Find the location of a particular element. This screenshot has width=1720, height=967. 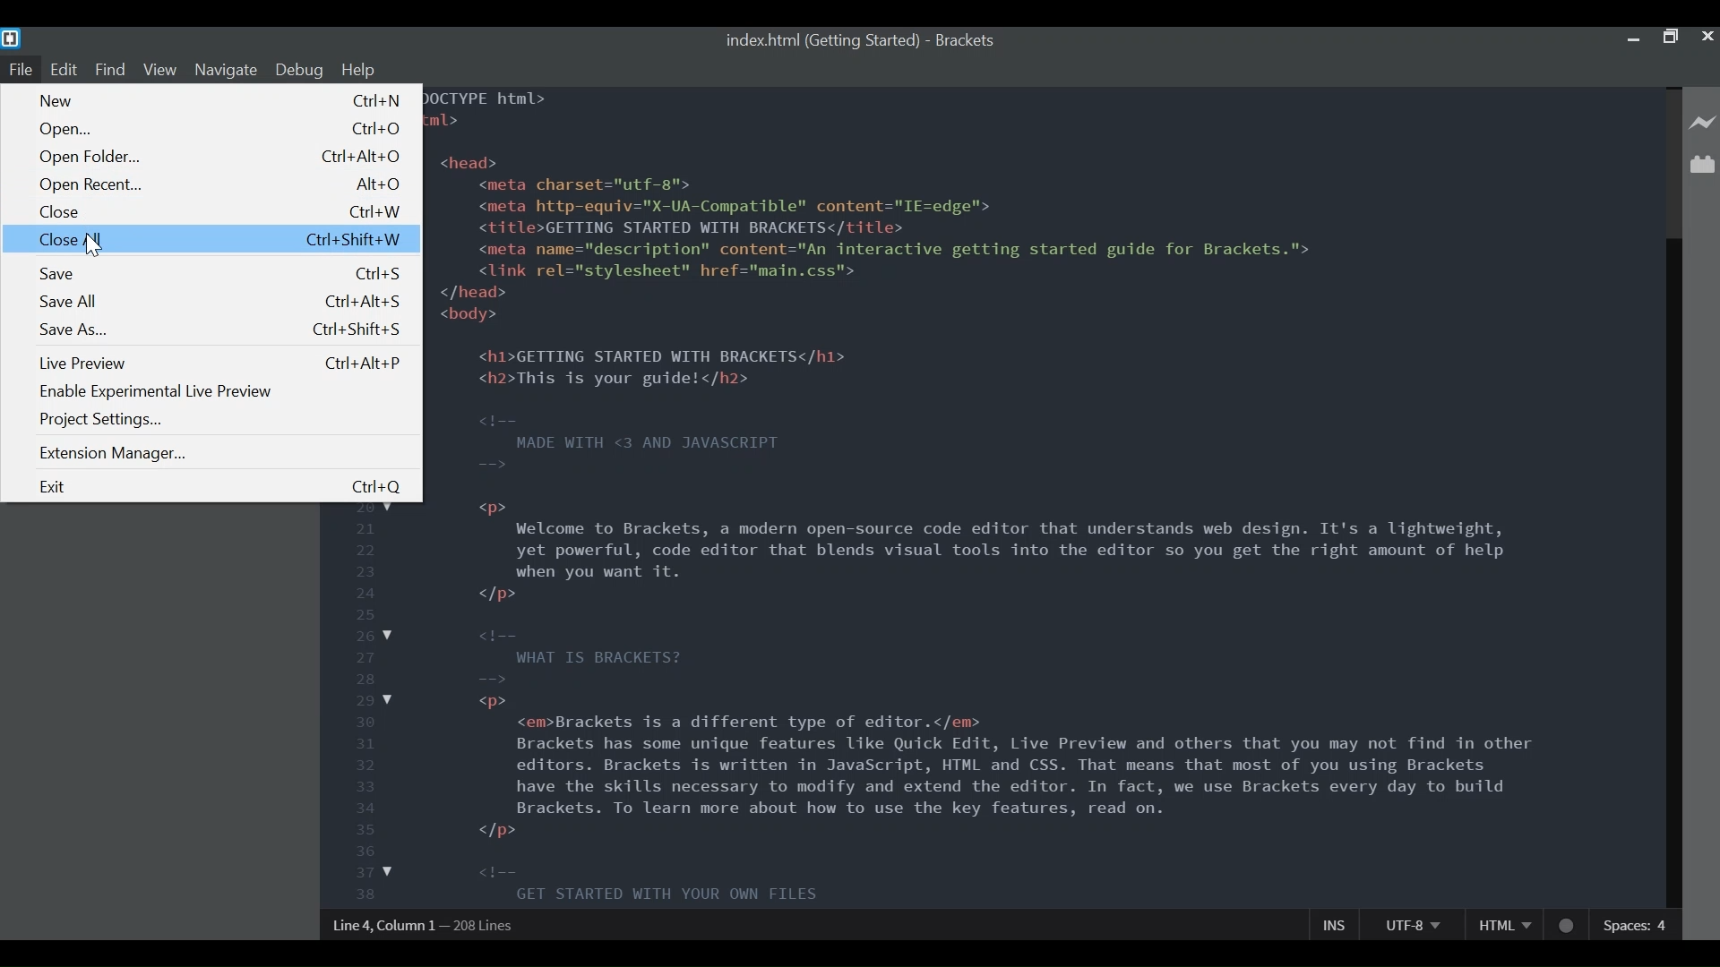

Line, Column is located at coordinates (426, 922).